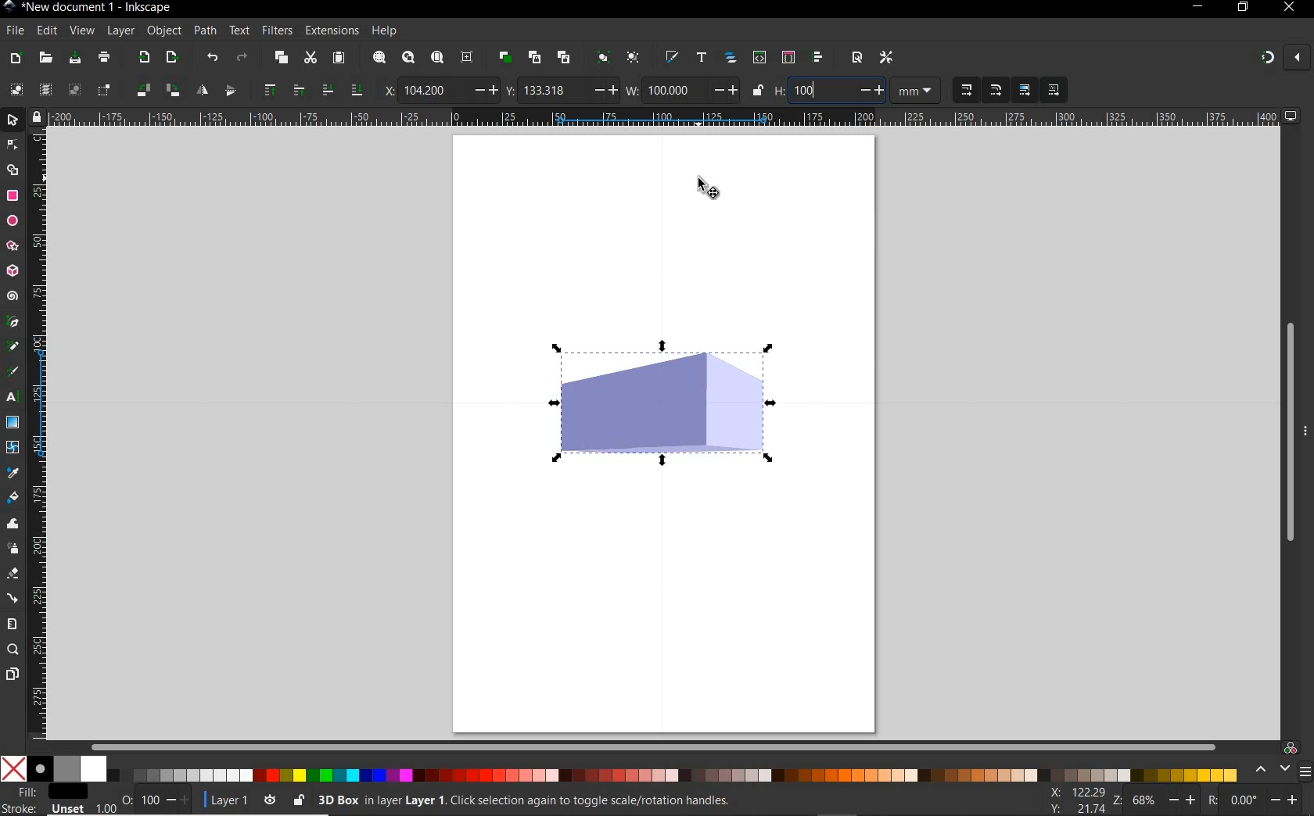 The height and width of the screenshot is (816, 1314). Describe the element at coordinates (12, 272) in the screenshot. I see `3d box tool` at that location.